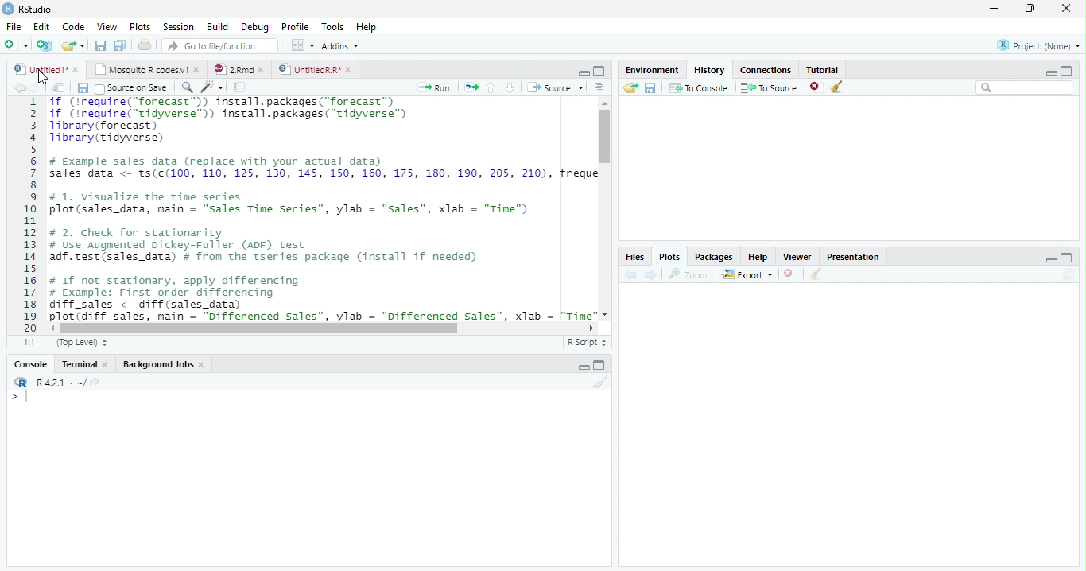 The image size is (1086, 571). Describe the element at coordinates (637, 257) in the screenshot. I see `Files` at that location.